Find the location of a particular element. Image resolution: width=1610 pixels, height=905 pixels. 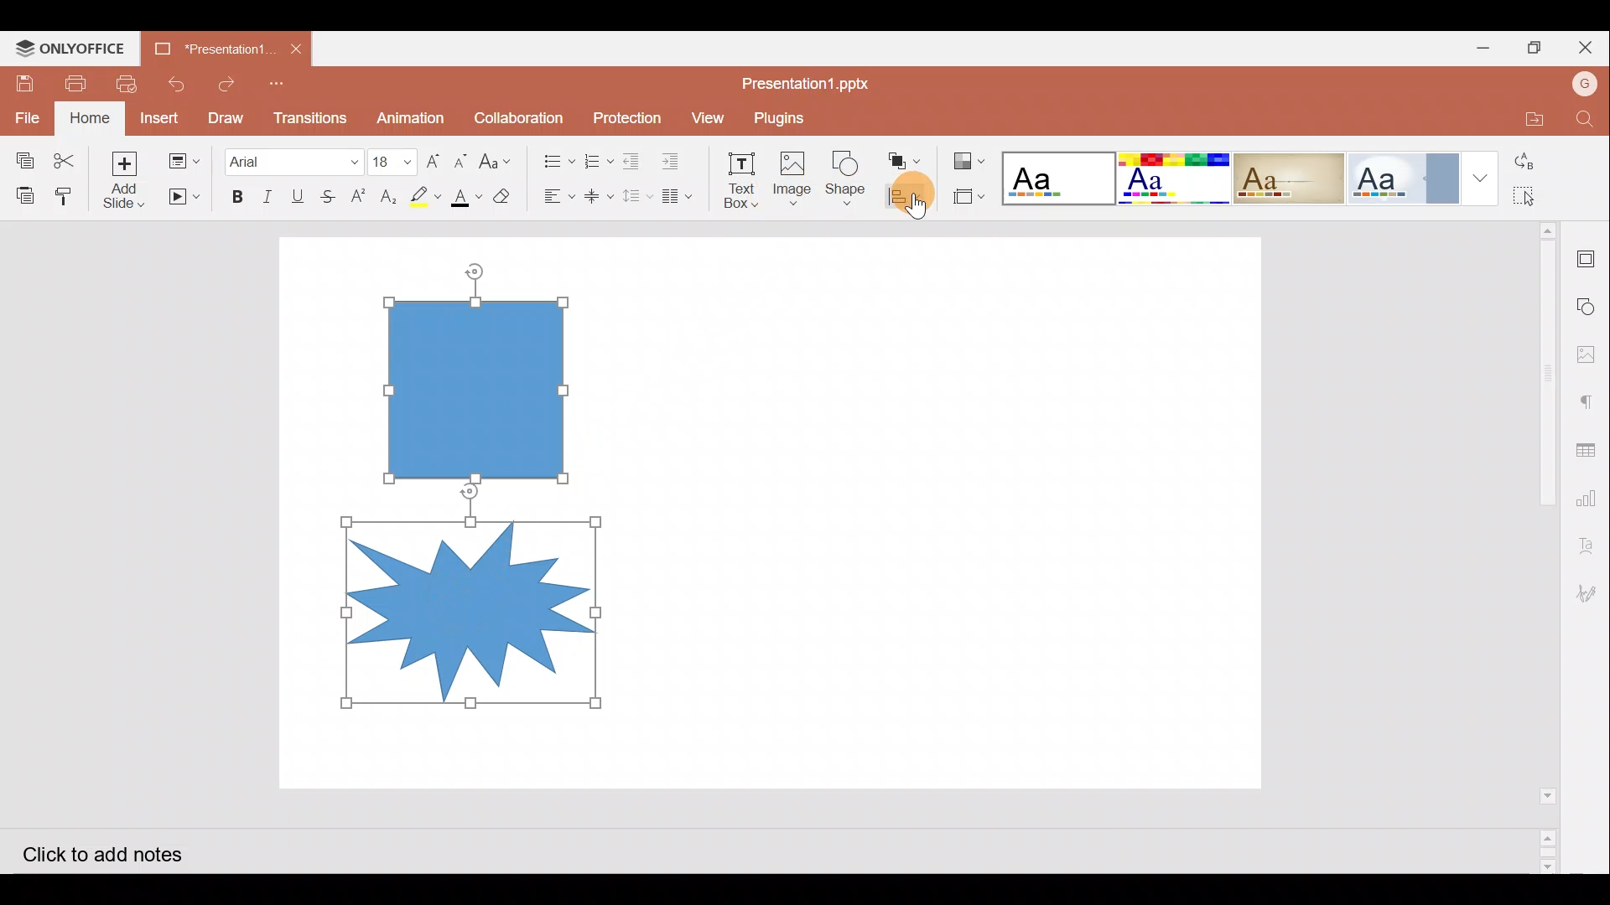

Image settings is located at coordinates (1591, 349).